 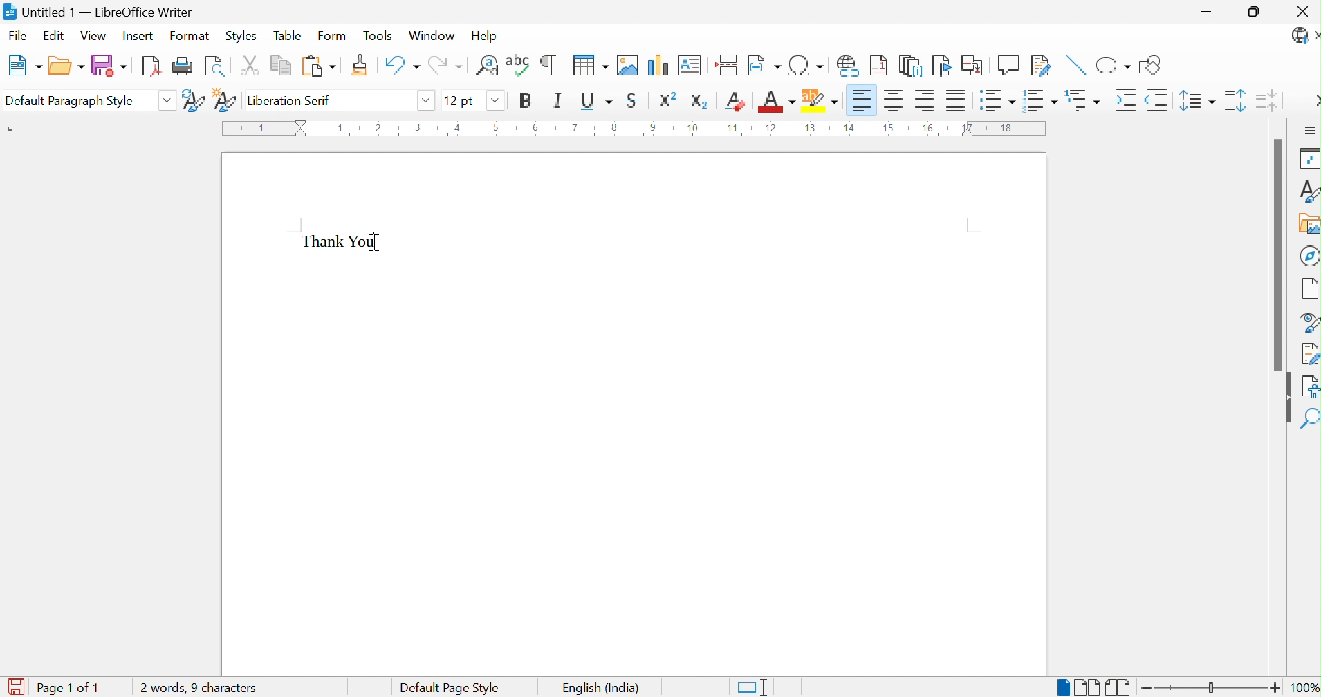 What do you see at coordinates (1082, 100) in the screenshot?
I see `Select Outline Format` at bounding box center [1082, 100].